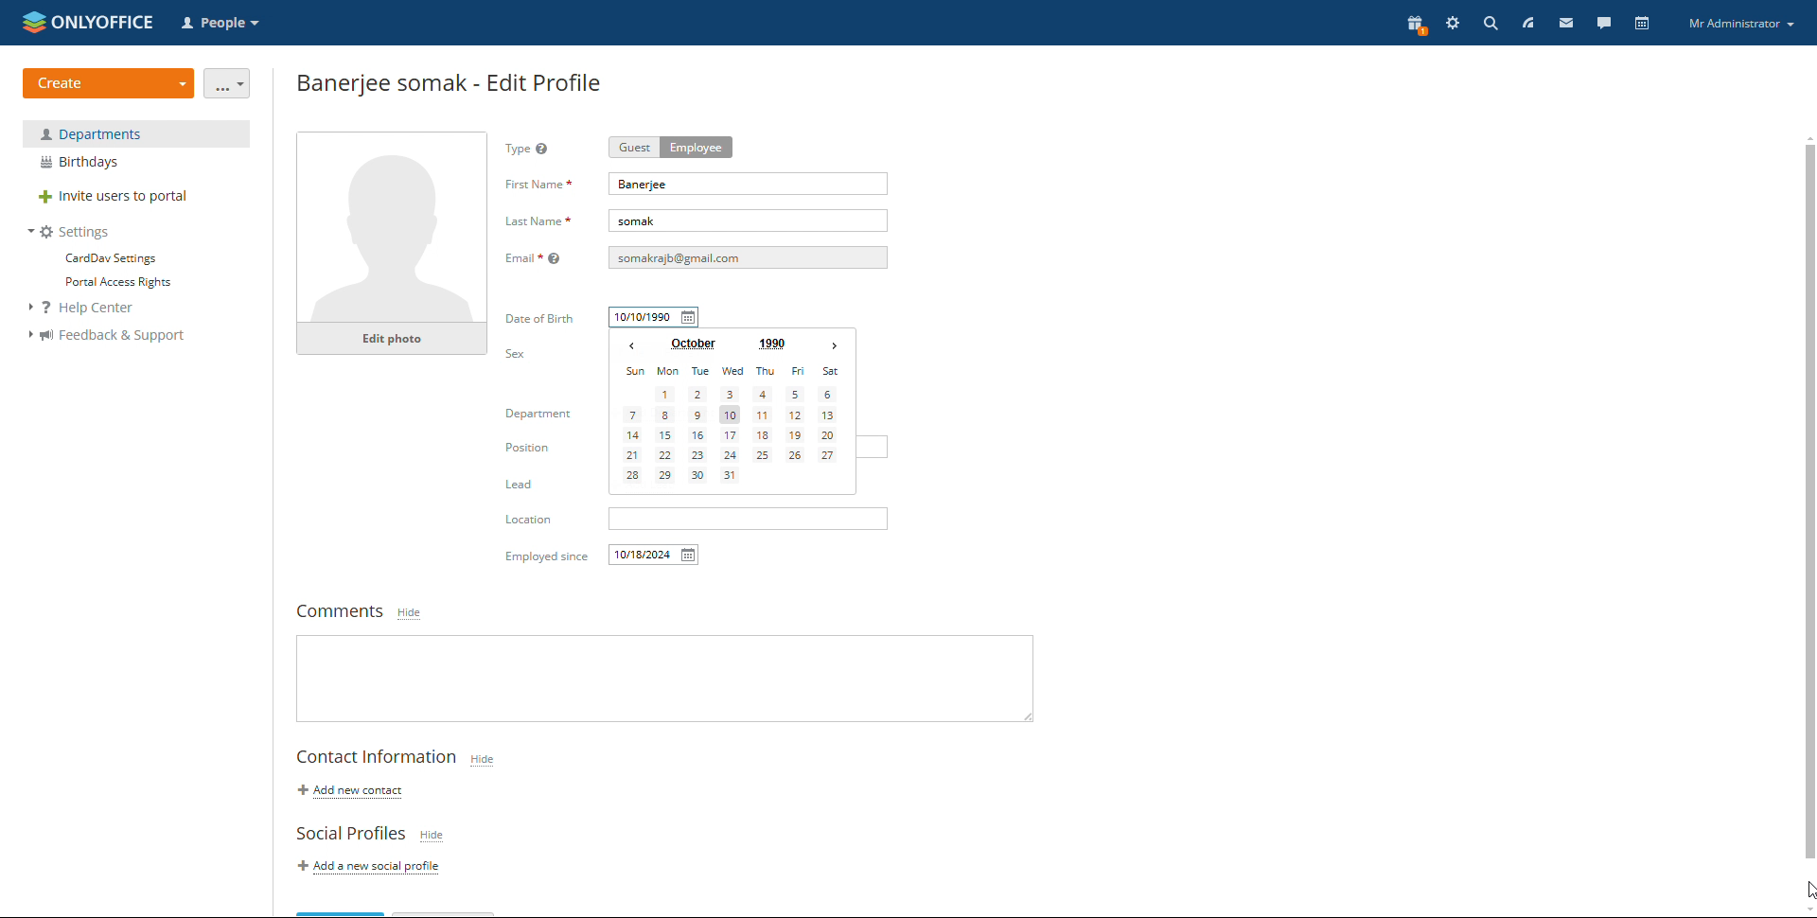 The width and height of the screenshot is (1817, 918). What do you see at coordinates (228, 83) in the screenshot?
I see `more actions` at bounding box center [228, 83].